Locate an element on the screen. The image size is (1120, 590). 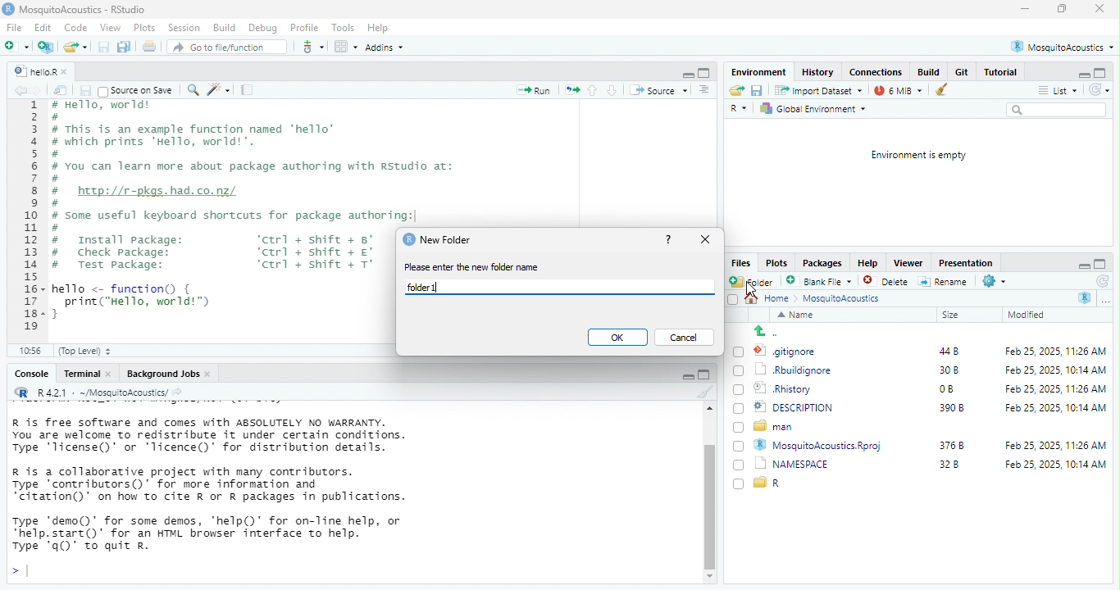
ok is located at coordinates (617, 338).